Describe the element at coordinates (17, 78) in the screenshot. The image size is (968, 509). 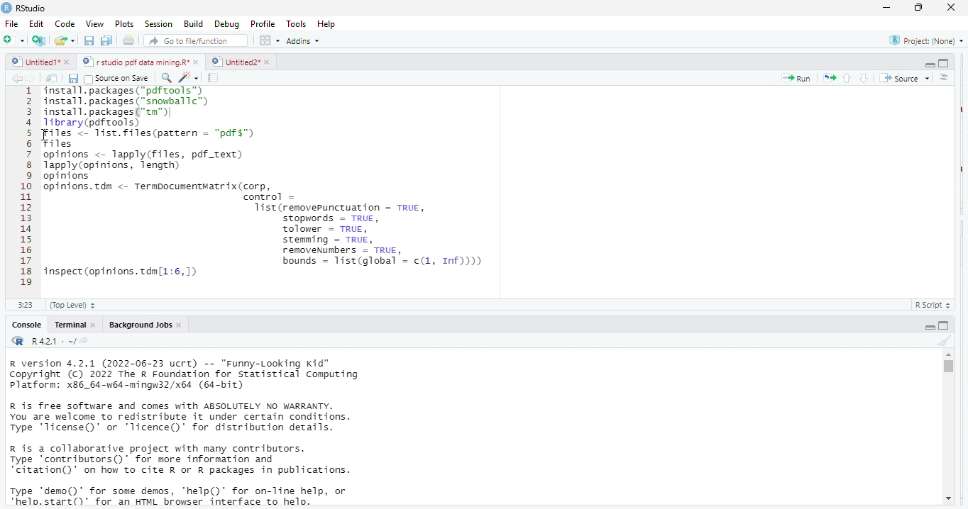
I see `go back to the previous source location` at that location.